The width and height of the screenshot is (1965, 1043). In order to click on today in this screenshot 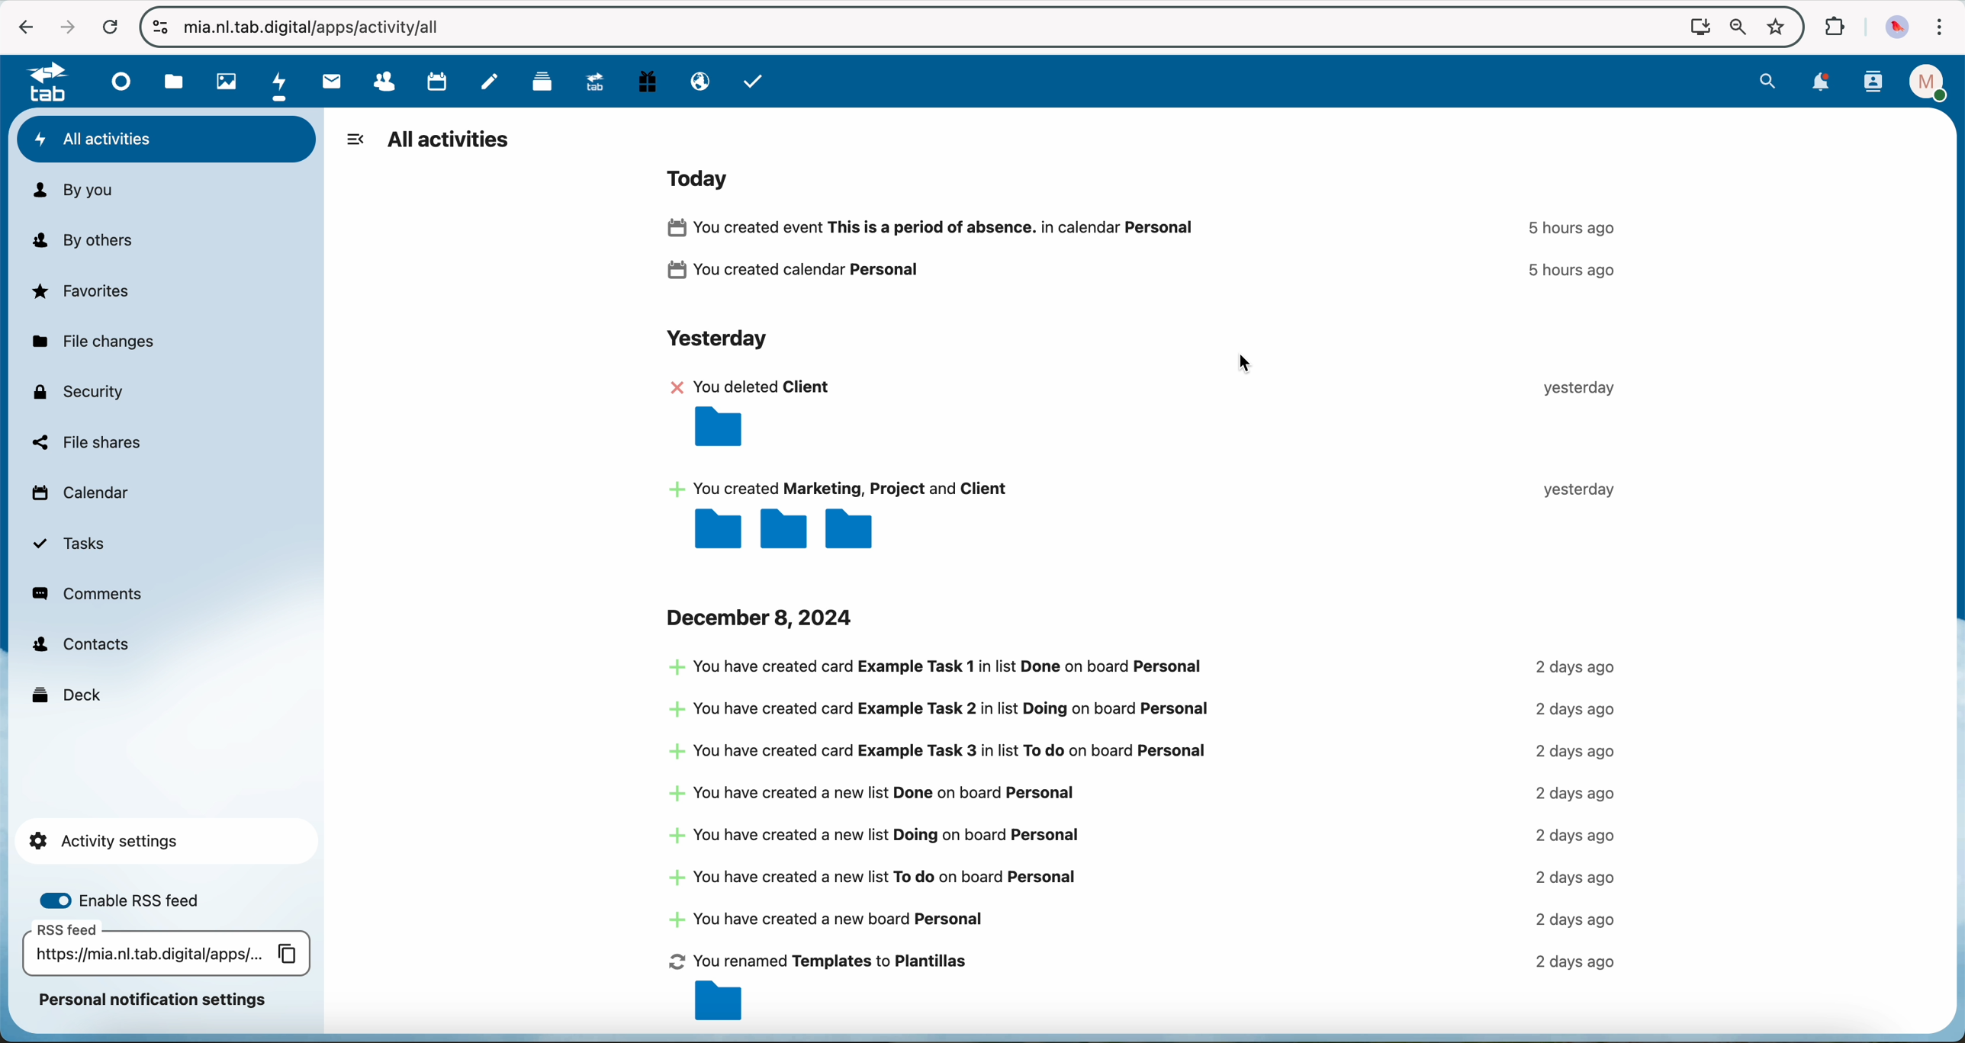, I will do `click(703, 177)`.